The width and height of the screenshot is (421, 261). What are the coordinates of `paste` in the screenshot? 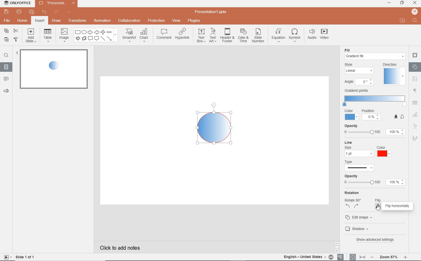 It's located at (6, 40).